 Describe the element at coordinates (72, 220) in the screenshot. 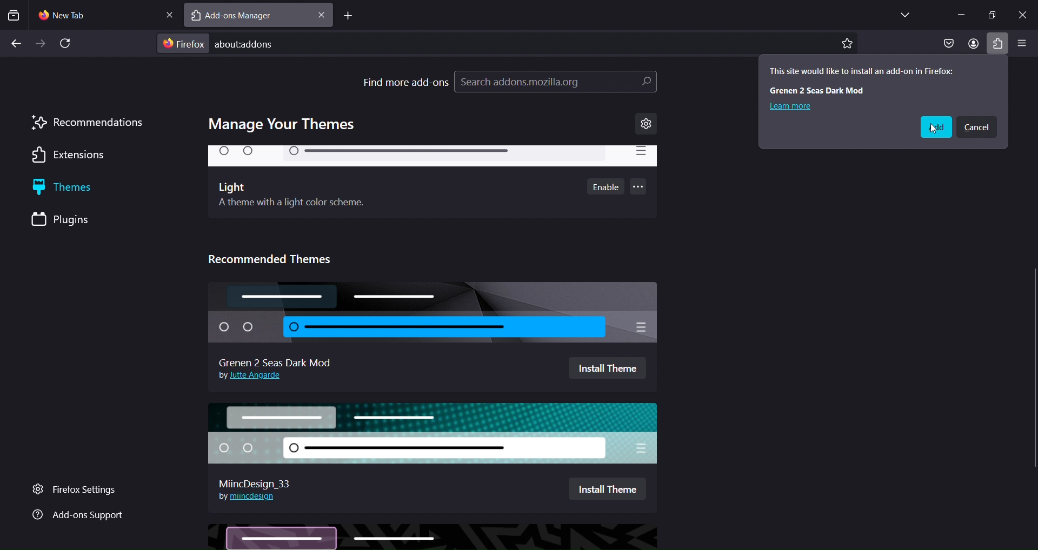

I see `plugins` at that location.